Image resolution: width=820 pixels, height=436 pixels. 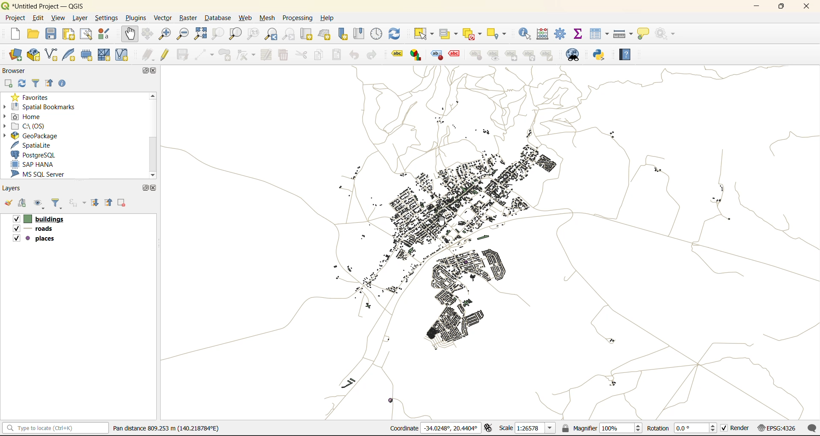 What do you see at coordinates (13, 189) in the screenshot?
I see `layers` at bounding box center [13, 189].